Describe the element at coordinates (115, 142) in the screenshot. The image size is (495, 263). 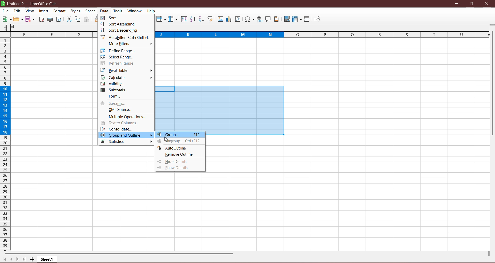
I see `Statistics` at that location.